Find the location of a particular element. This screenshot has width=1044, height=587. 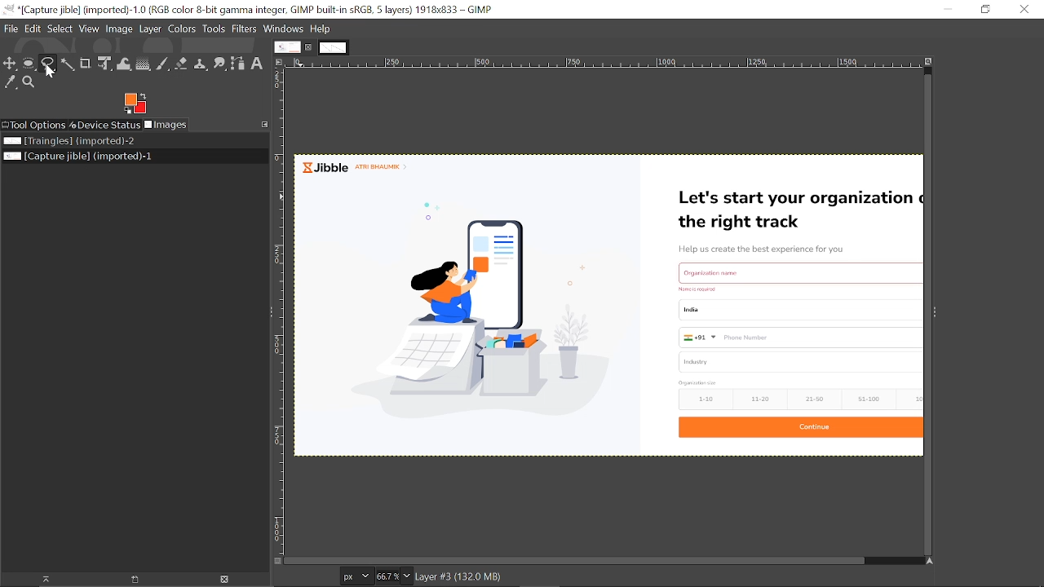

Color picker tool is located at coordinates (10, 82).